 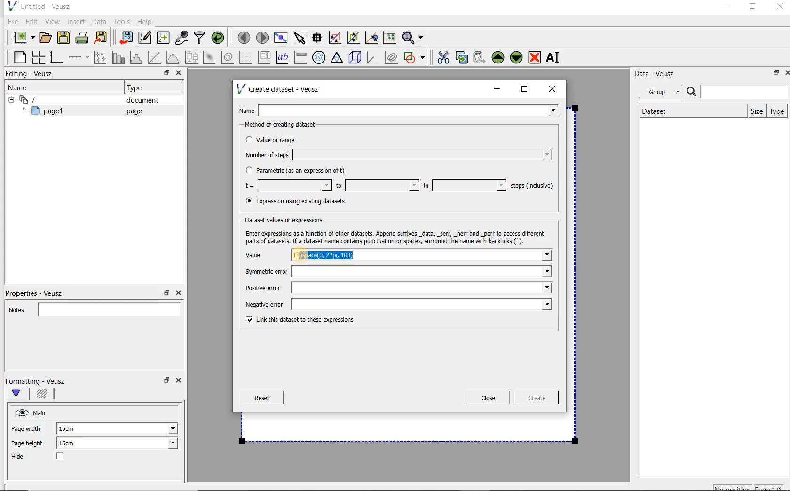 What do you see at coordinates (9, 99) in the screenshot?
I see `hide sub menu` at bounding box center [9, 99].